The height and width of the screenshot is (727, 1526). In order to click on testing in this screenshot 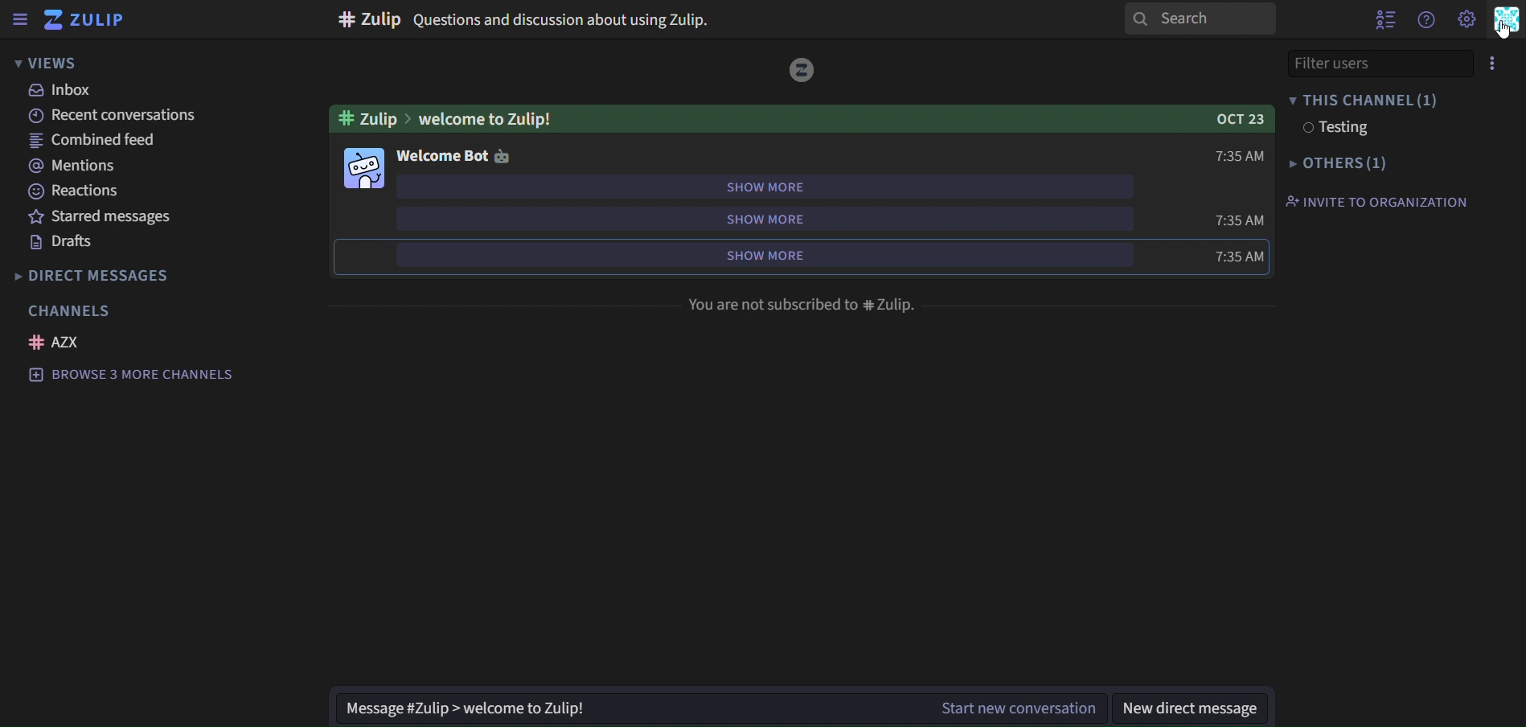, I will do `click(1338, 129)`.